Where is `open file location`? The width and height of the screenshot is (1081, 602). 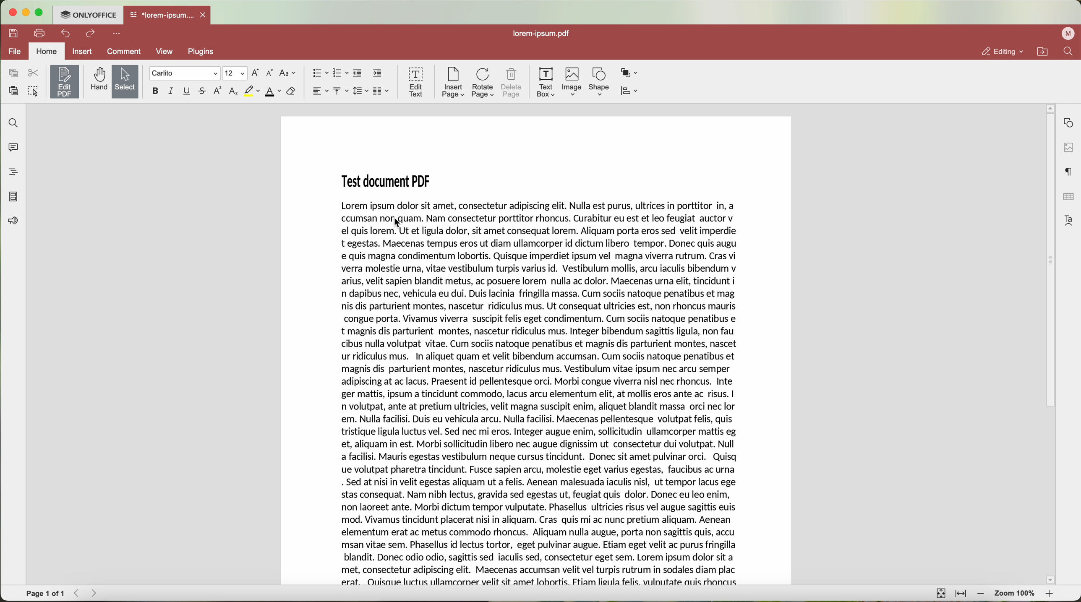 open file location is located at coordinates (1042, 51).